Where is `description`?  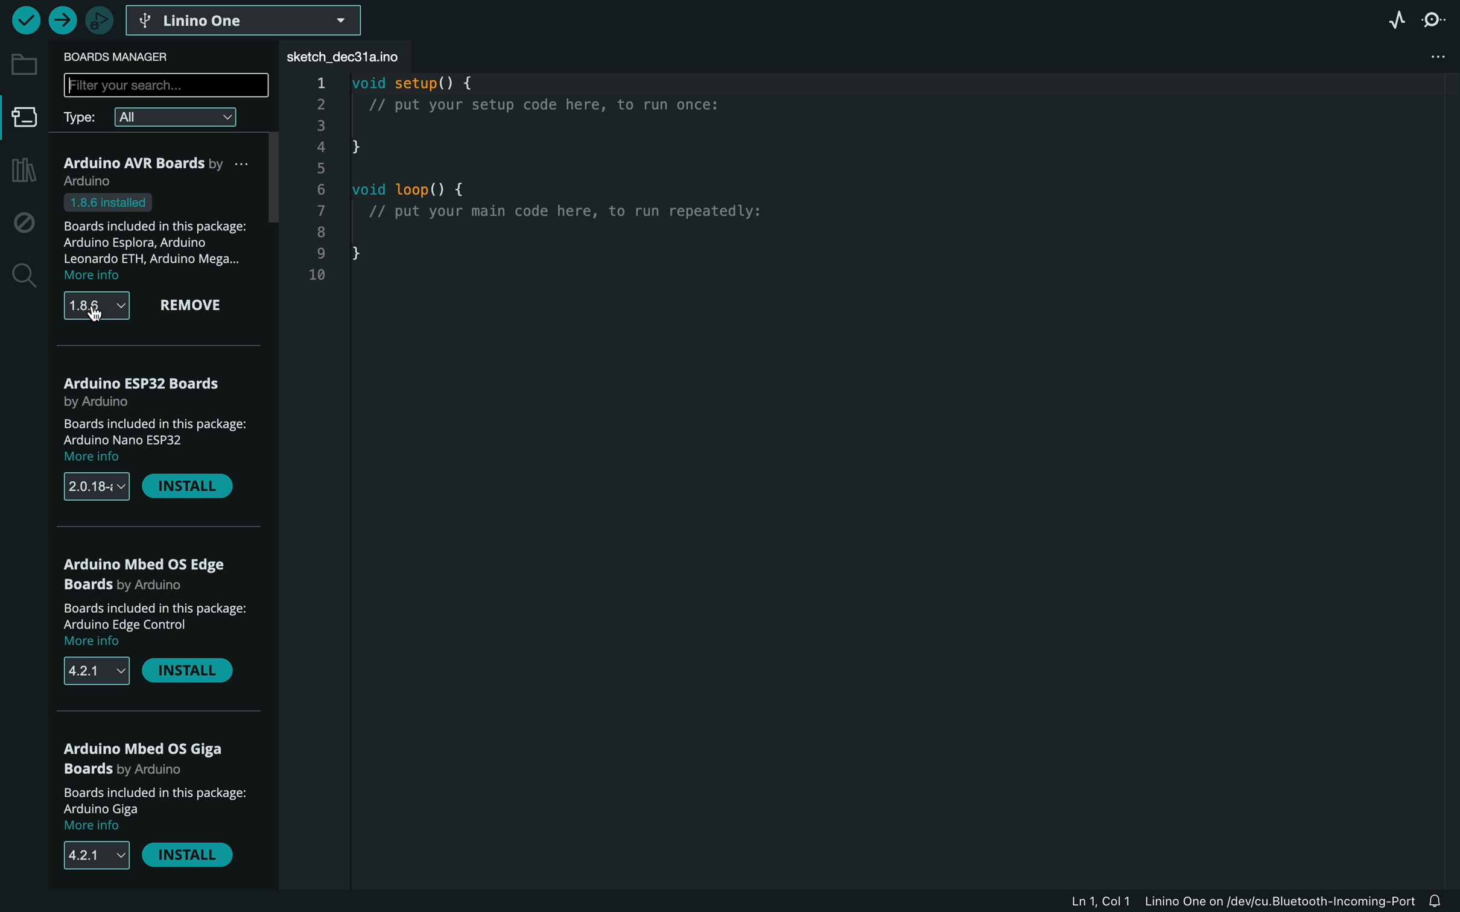
description is located at coordinates (151, 440).